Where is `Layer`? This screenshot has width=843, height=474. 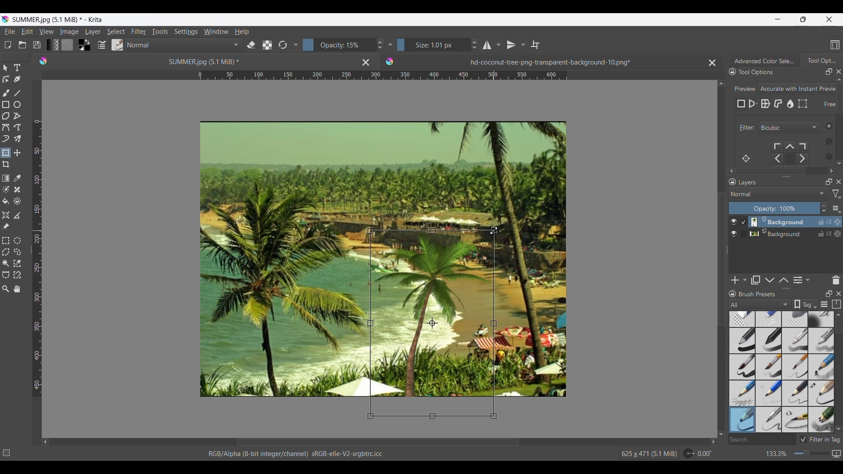
Layer is located at coordinates (93, 32).